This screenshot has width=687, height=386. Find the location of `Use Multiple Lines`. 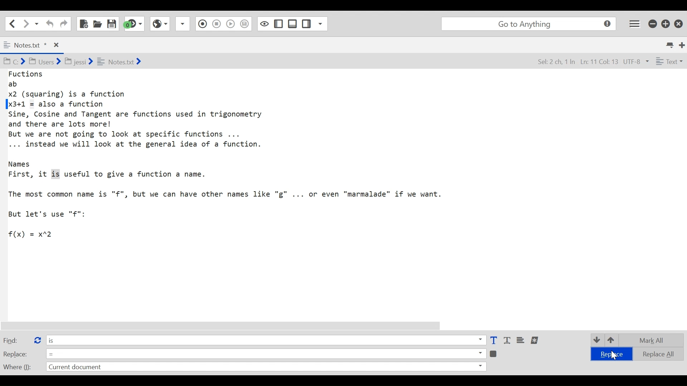

Use Multiple Lines is located at coordinates (521, 341).